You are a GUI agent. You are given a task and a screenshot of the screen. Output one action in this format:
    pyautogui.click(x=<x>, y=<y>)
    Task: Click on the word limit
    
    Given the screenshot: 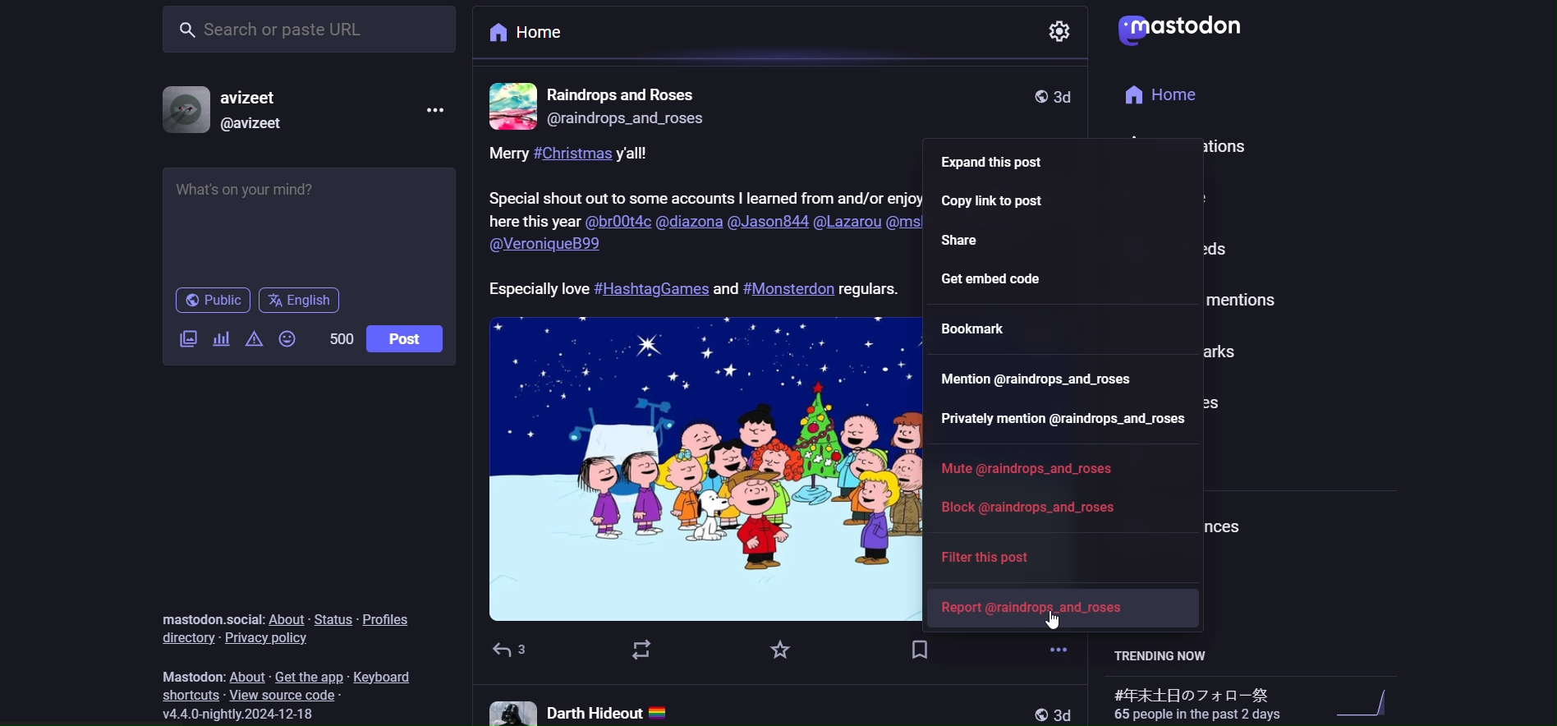 What is the action you would take?
    pyautogui.click(x=341, y=340)
    